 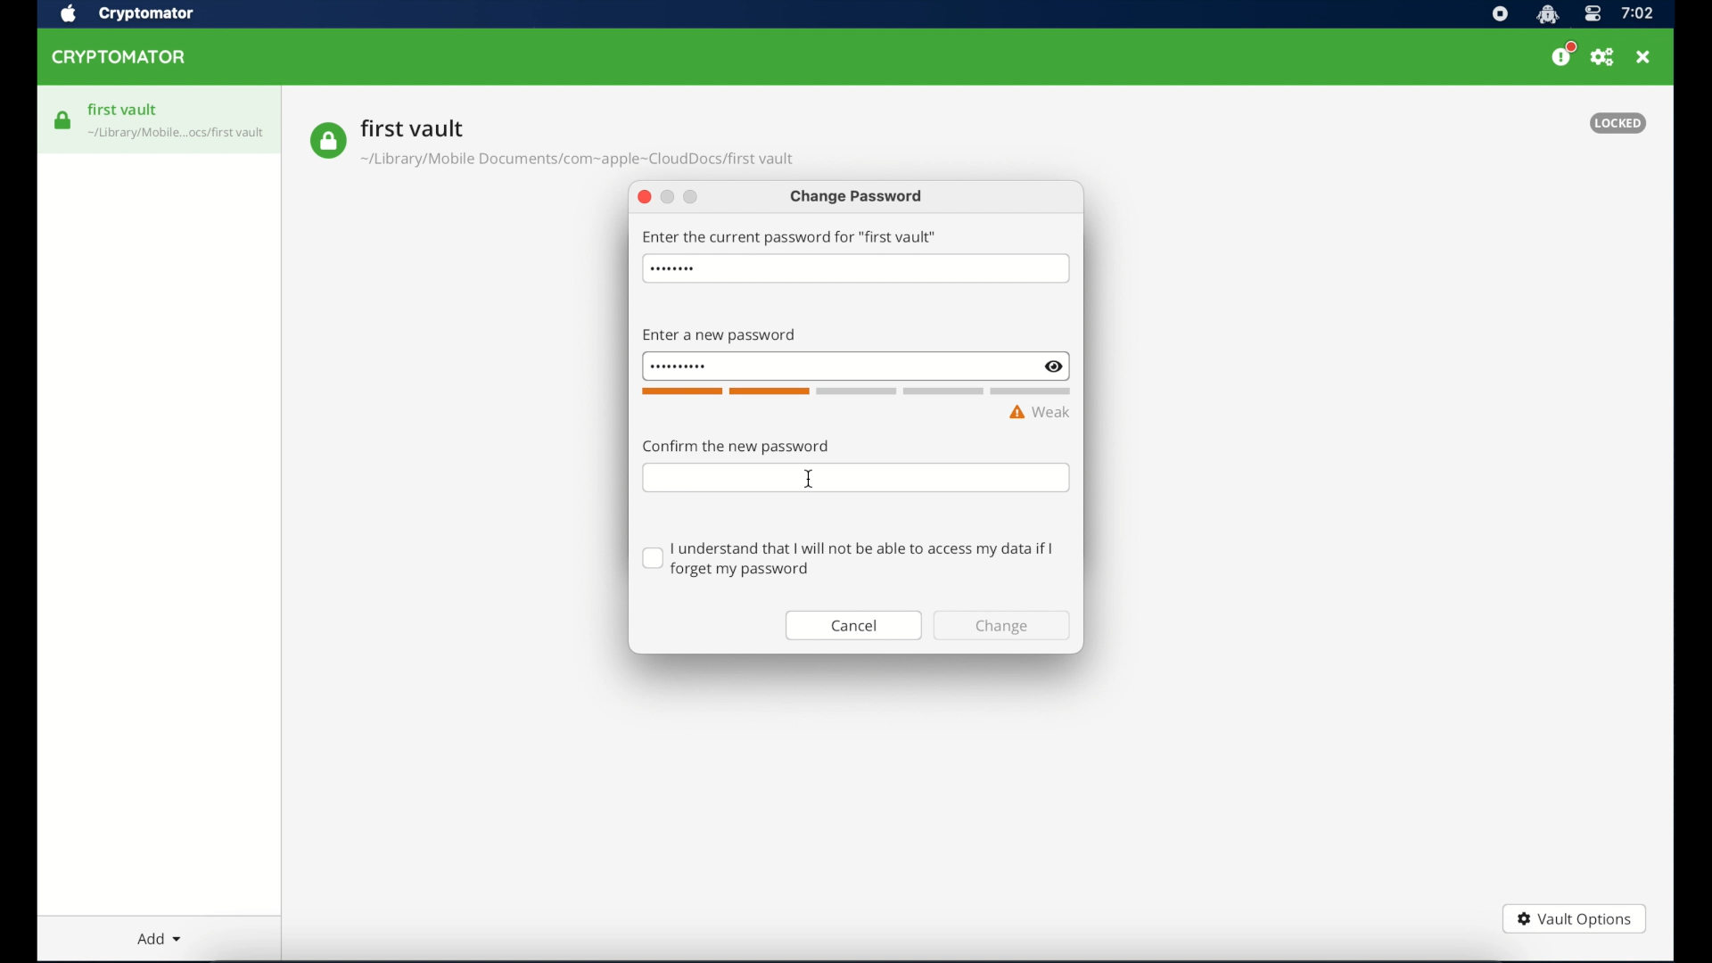 I want to click on enter new password , so click(x=719, y=336).